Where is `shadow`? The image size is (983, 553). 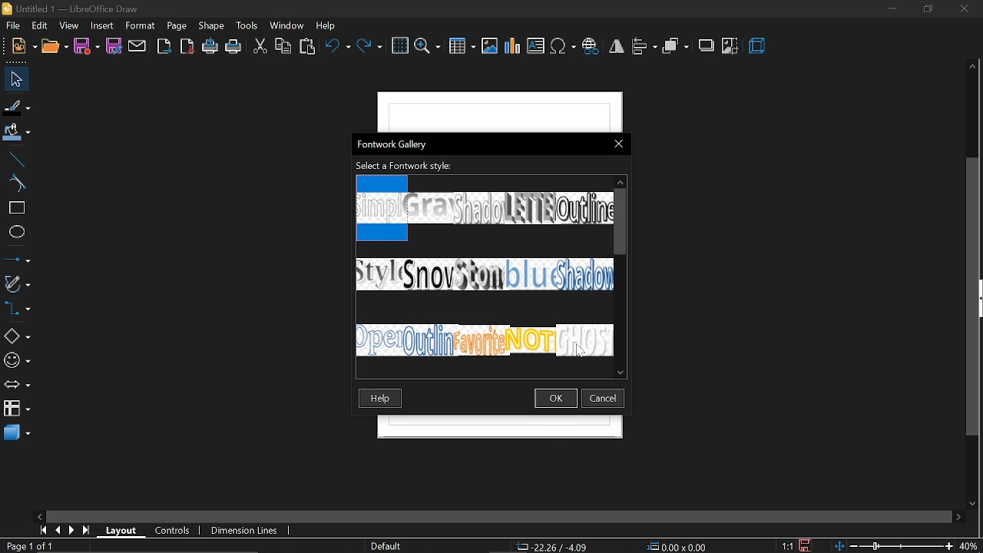
shadow is located at coordinates (706, 47).